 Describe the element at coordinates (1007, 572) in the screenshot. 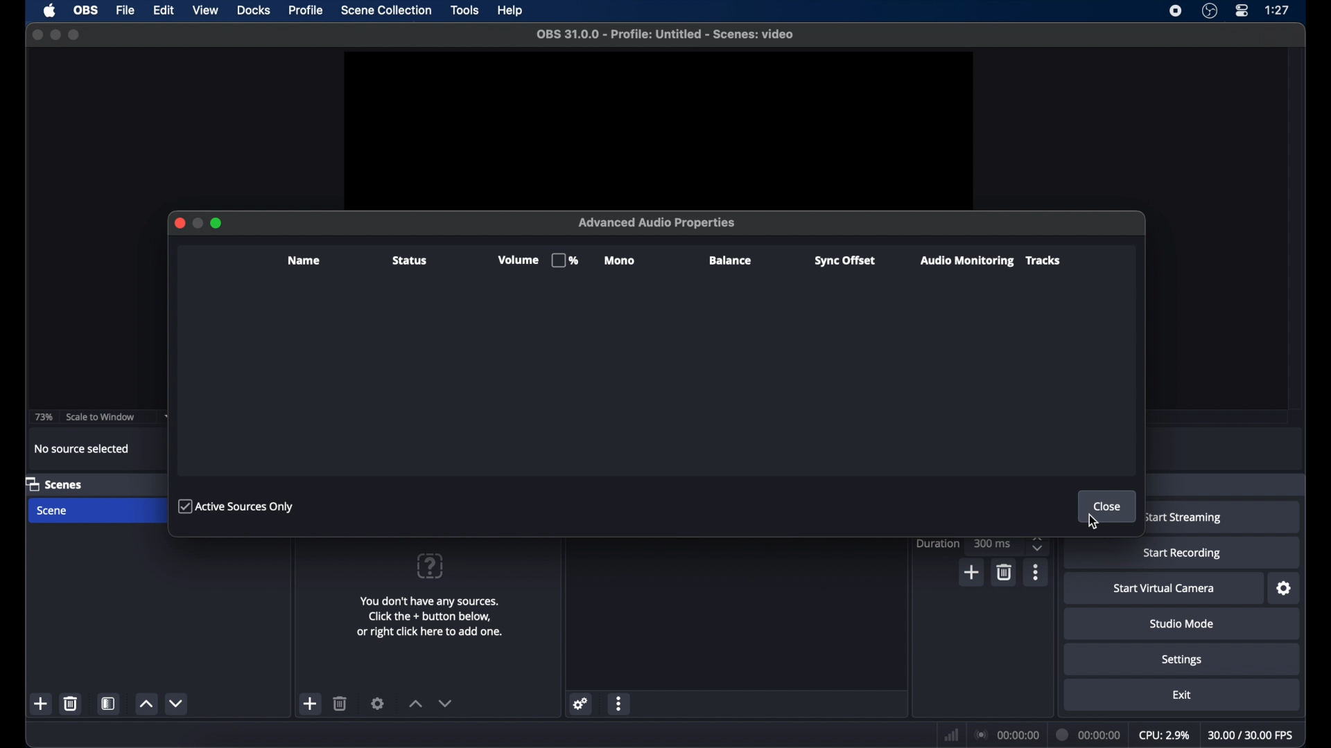

I see `delete` at that location.